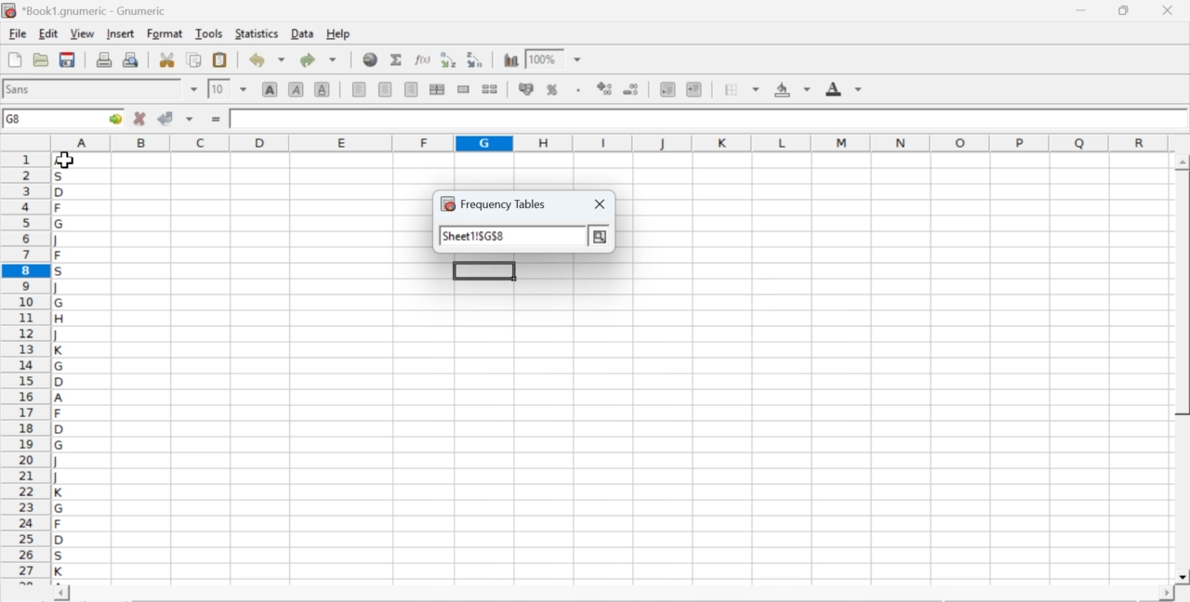  What do you see at coordinates (323, 88) in the screenshot?
I see `underline` at bounding box center [323, 88].